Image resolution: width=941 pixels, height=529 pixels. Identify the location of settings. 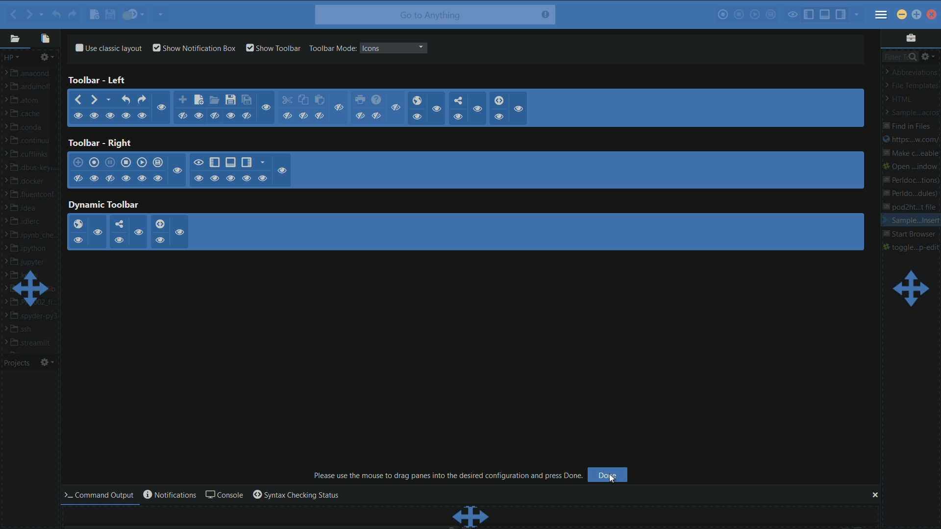
(49, 57).